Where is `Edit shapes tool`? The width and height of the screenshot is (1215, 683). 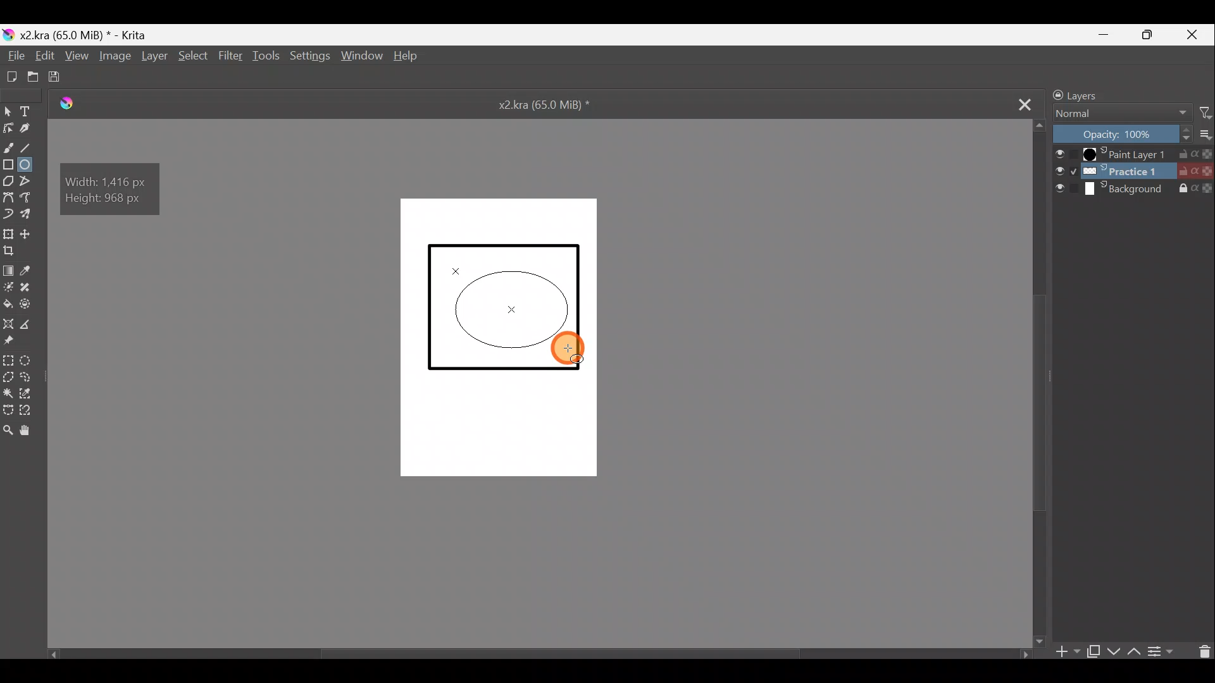 Edit shapes tool is located at coordinates (9, 129).